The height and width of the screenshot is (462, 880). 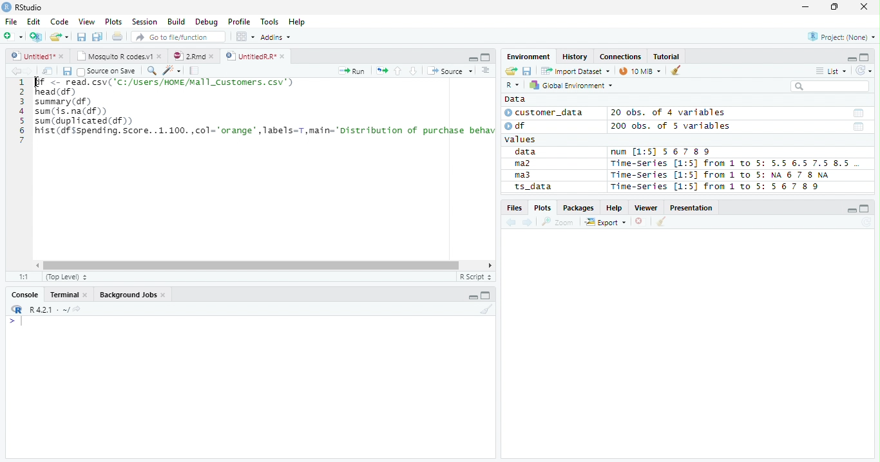 I want to click on Save, so click(x=66, y=71).